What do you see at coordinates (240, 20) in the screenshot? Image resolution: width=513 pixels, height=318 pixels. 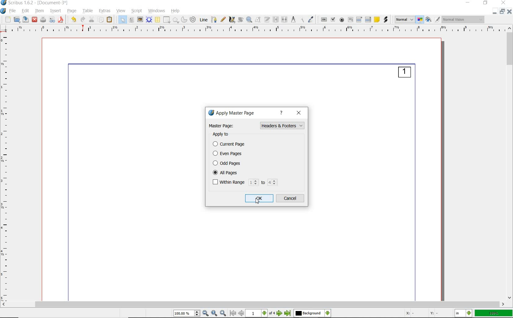 I see `rotate item` at bounding box center [240, 20].